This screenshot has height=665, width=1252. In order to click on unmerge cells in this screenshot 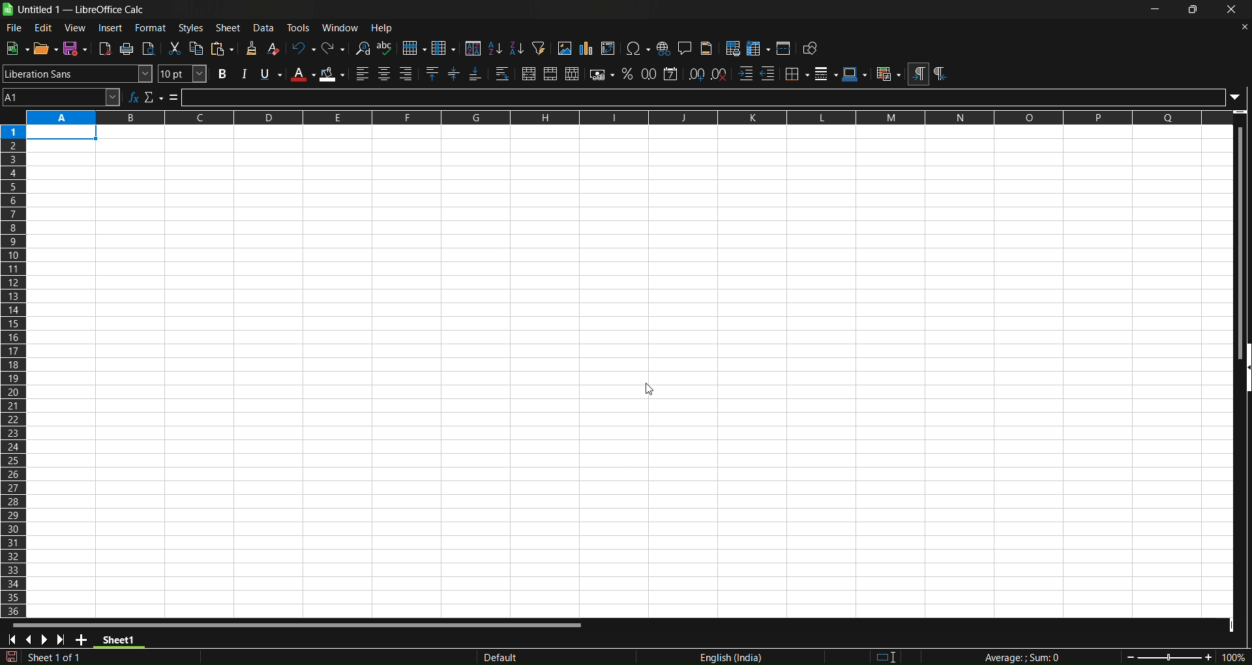, I will do `click(573, 74)`.